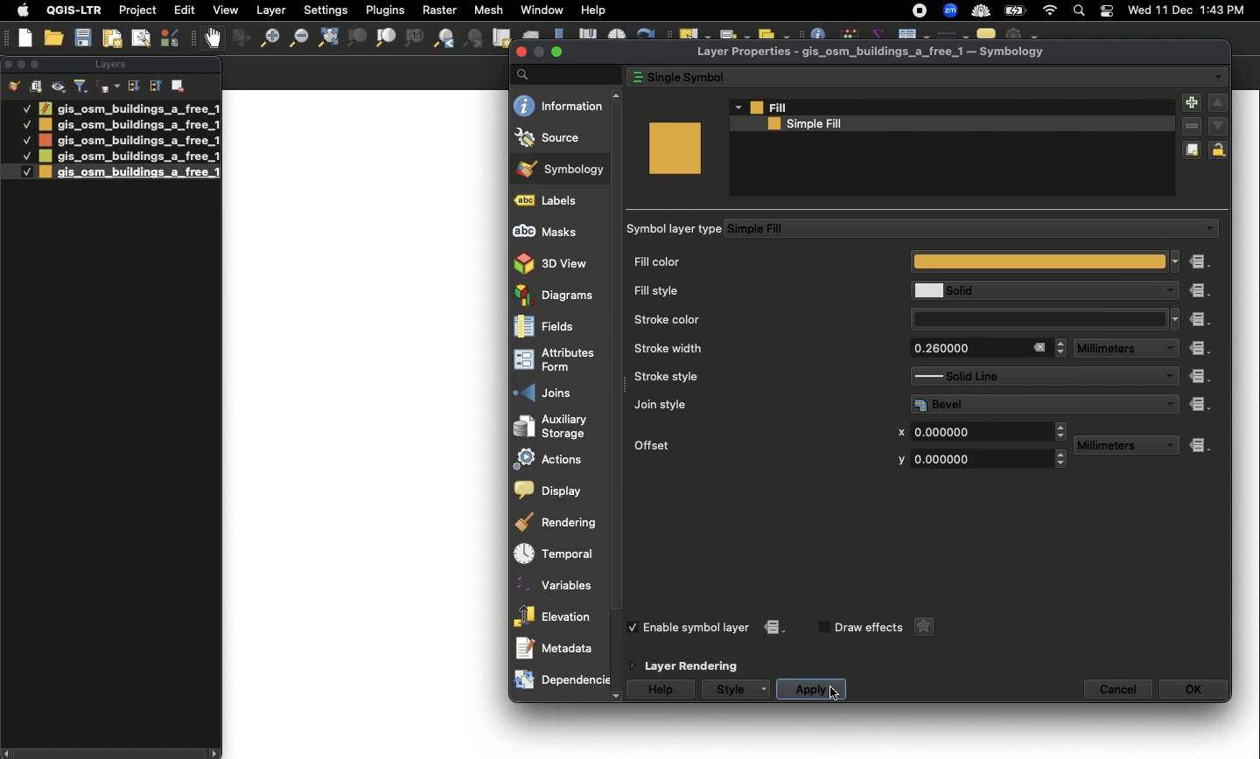  What do you see at coordinates (729, 689) in the screenshot?
I see `Style` at bounding box center [729, 689].